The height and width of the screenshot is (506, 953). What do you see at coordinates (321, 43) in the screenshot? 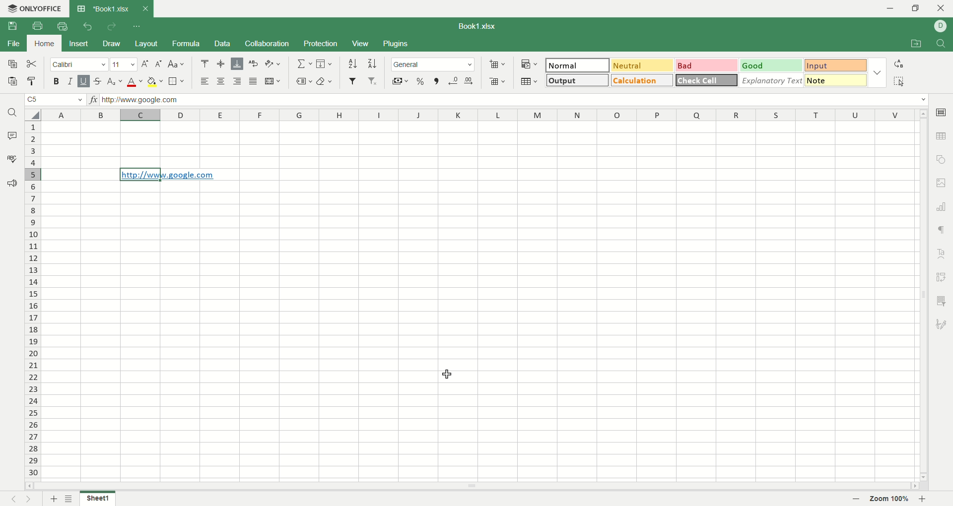
I see `protection` at bounding box center [321, 43].